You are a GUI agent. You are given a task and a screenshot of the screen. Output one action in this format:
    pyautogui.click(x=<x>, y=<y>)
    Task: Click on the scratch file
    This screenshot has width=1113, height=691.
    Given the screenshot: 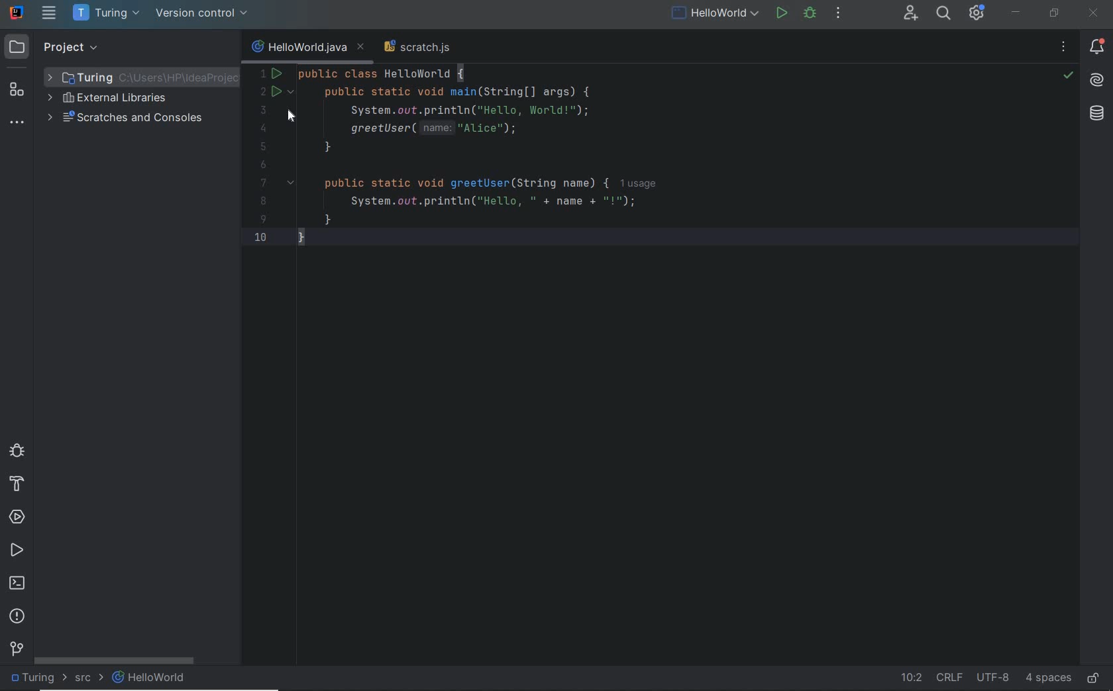 What is the action you would take?
    pyautogui.click(x=421, y=49)
    